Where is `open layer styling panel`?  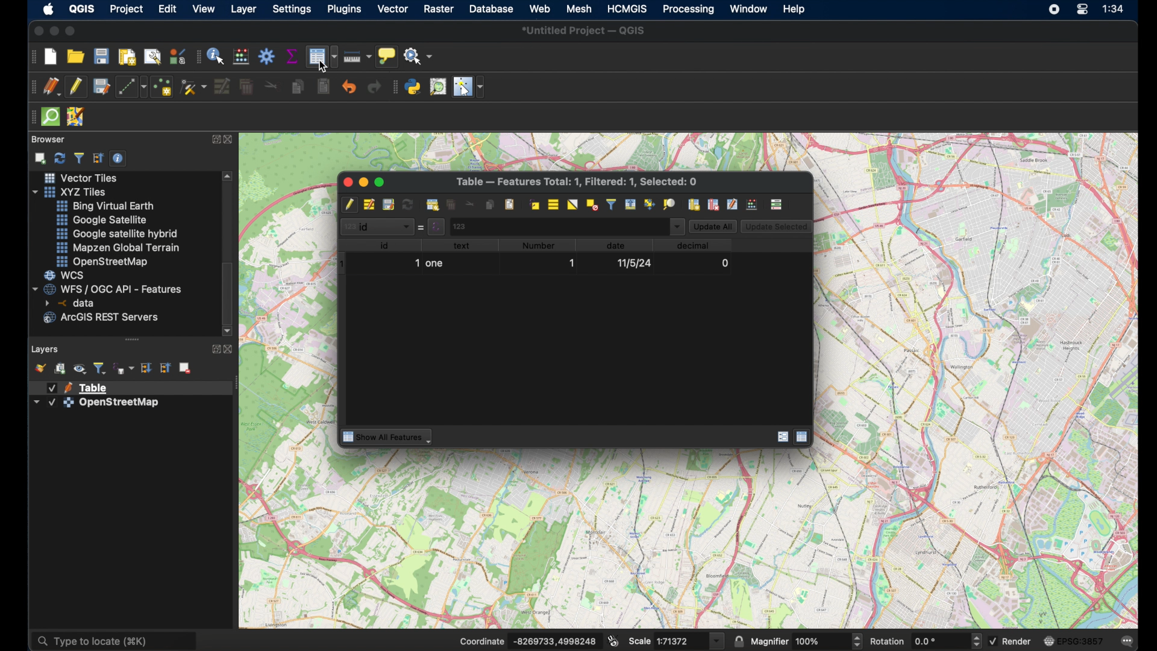 open layer styling panel is located at coordinates (39, 367).